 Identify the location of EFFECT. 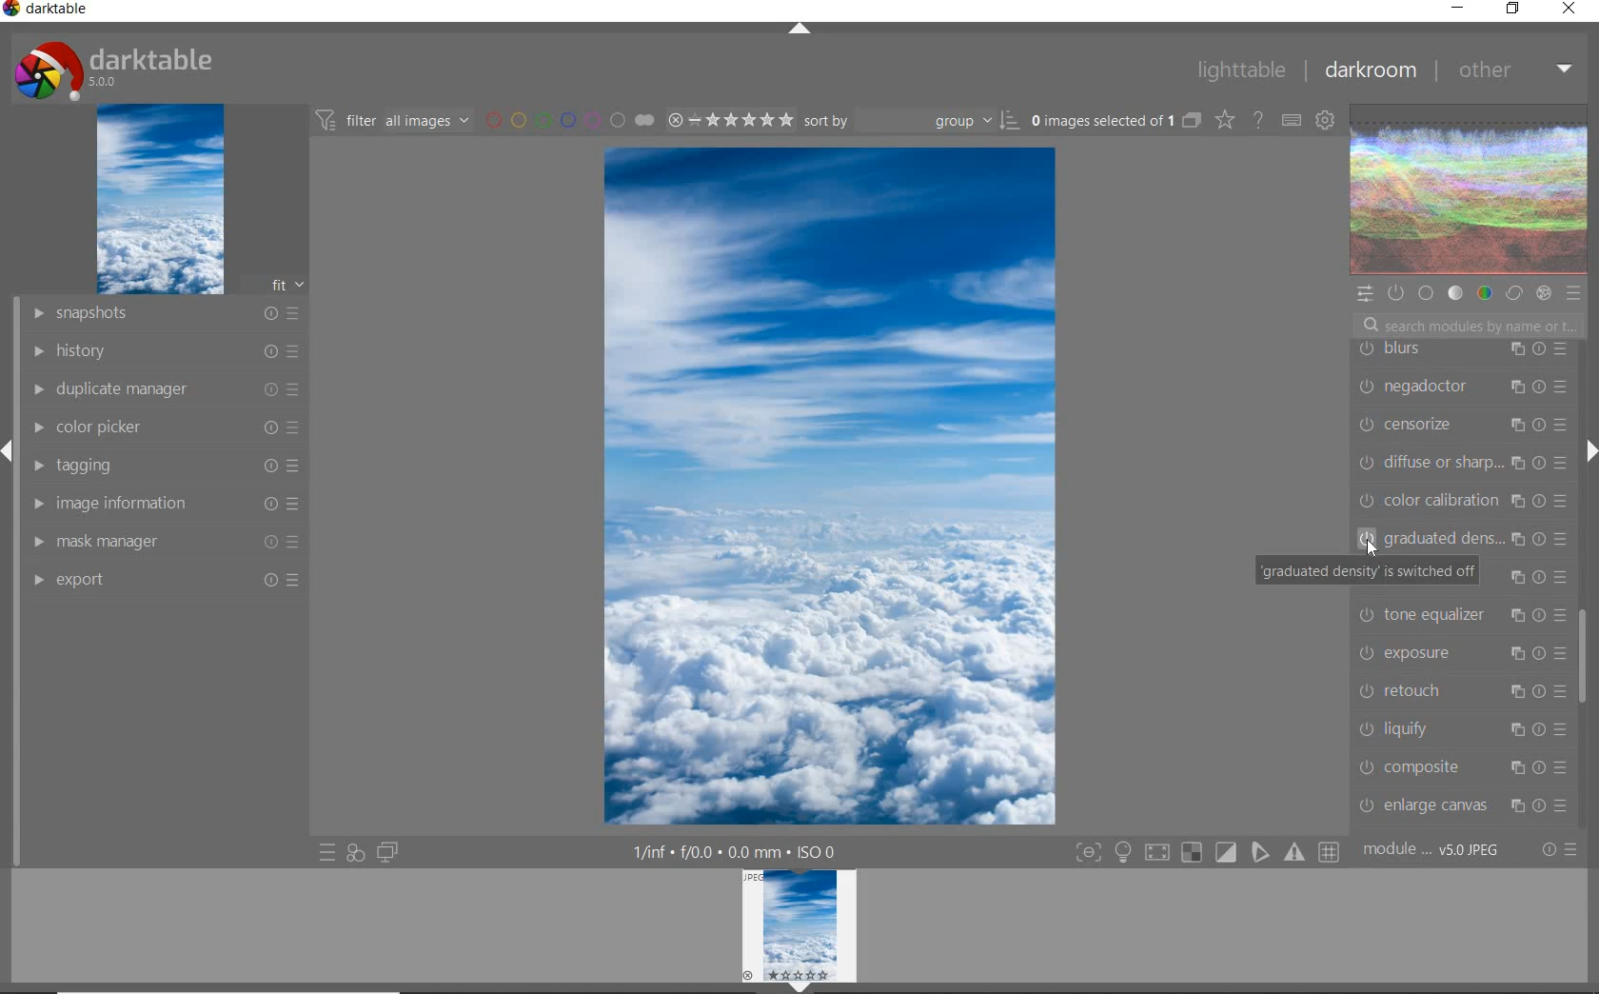
(1544, 293).